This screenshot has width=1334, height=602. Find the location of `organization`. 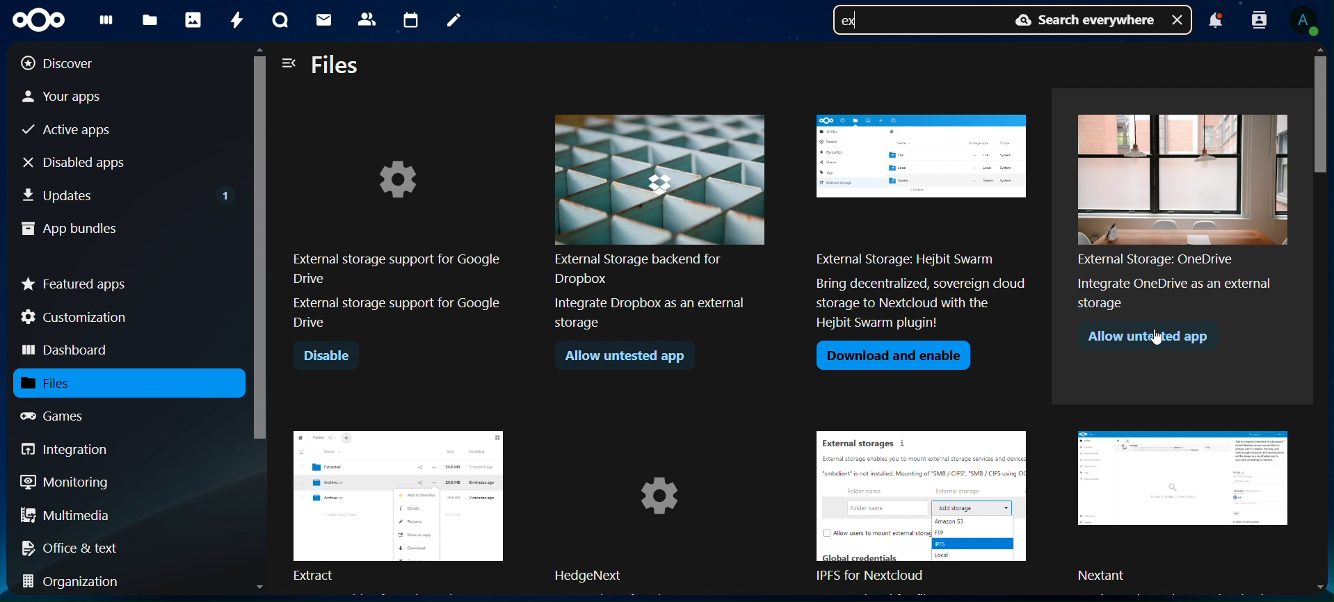

organization is located at coordinates (77, 583).